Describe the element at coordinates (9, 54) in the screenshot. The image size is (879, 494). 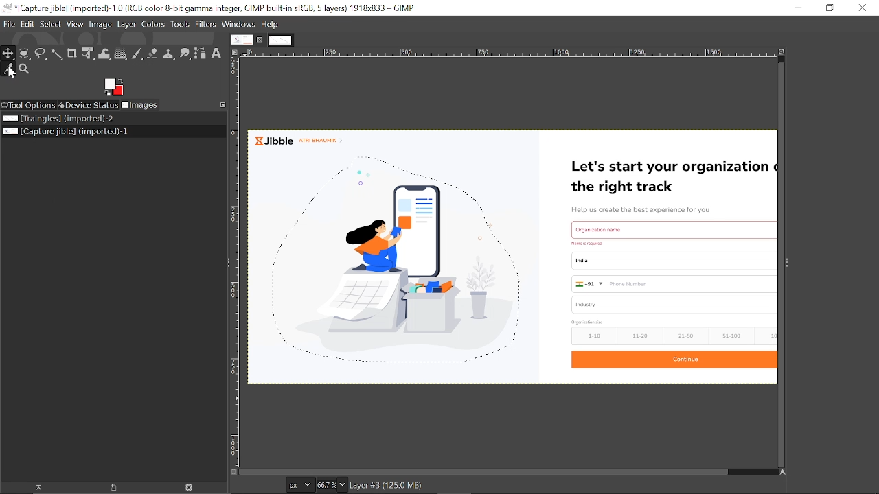
I see `Move tool` at that location.